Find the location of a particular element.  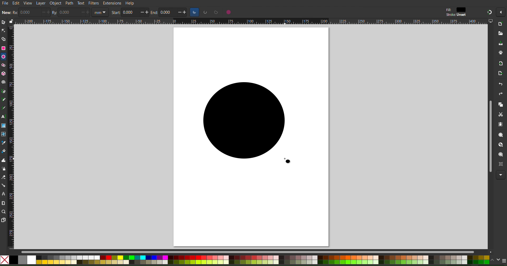

Zoom Drawing is located at coordinates (500, 145).